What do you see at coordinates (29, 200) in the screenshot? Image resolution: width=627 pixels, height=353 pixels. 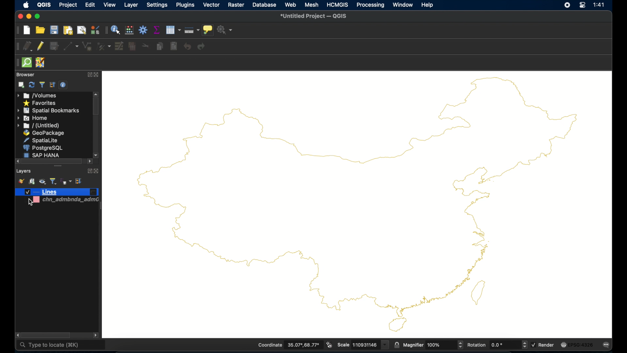 I see `unchecked checkbox` at bounding box center [29, 200].